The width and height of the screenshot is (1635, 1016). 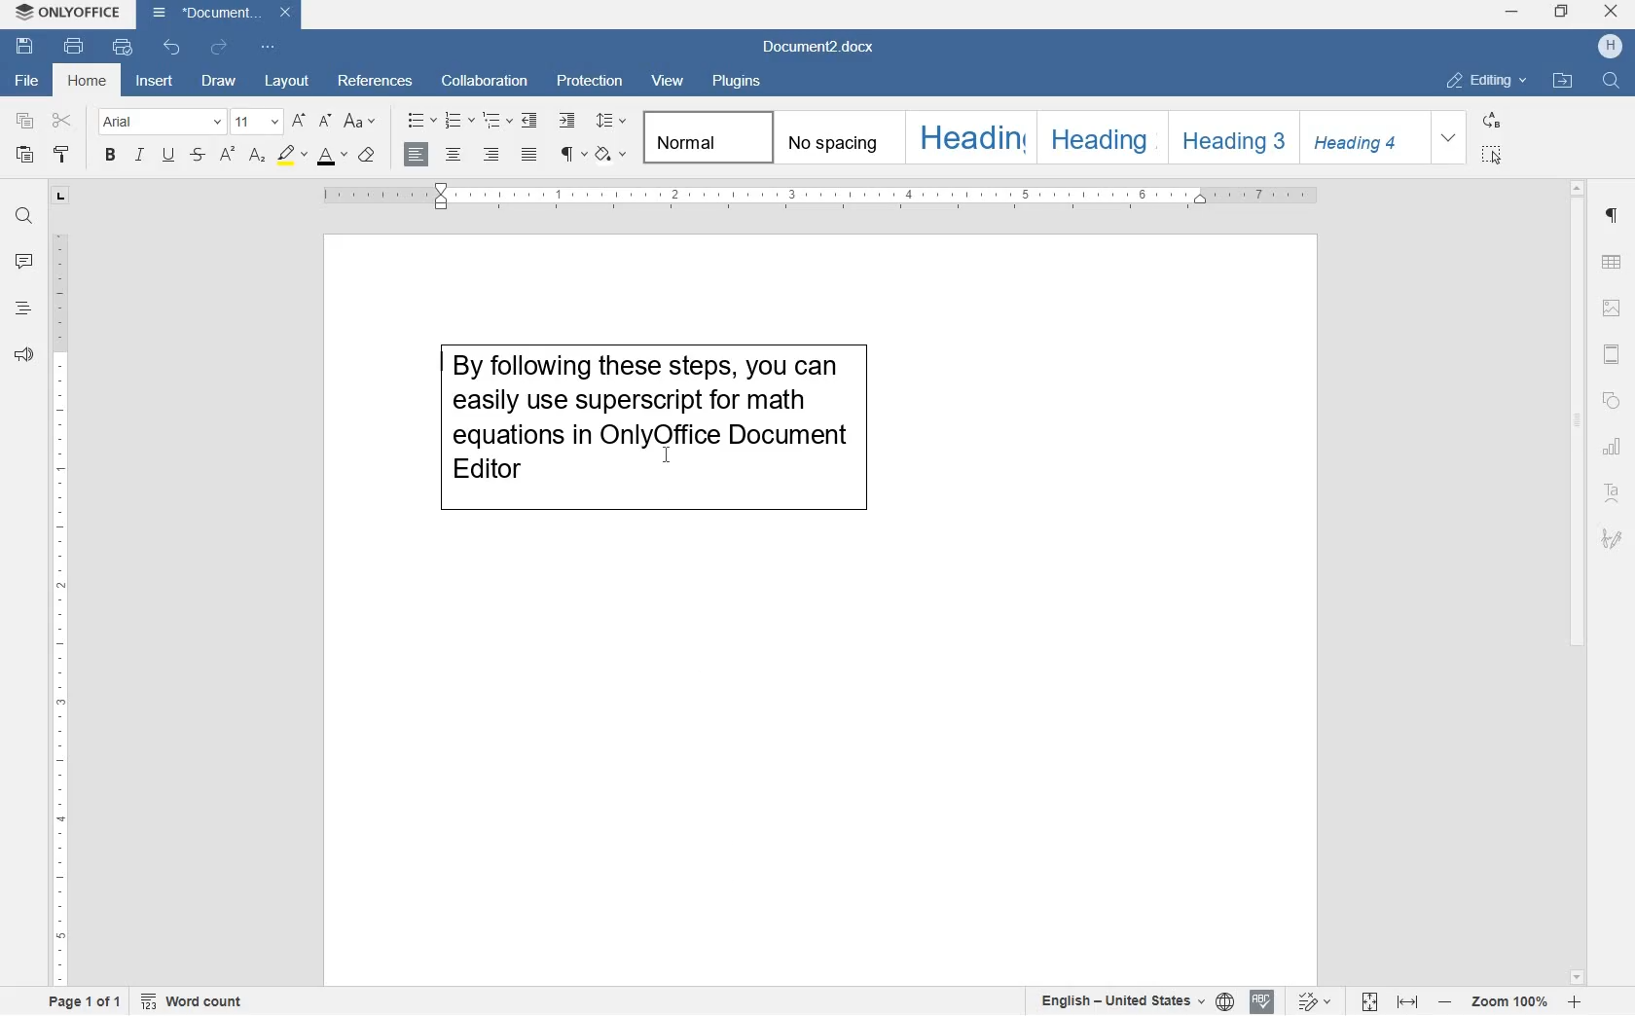 I want to click on highlight color, so click(x=291, y=156).